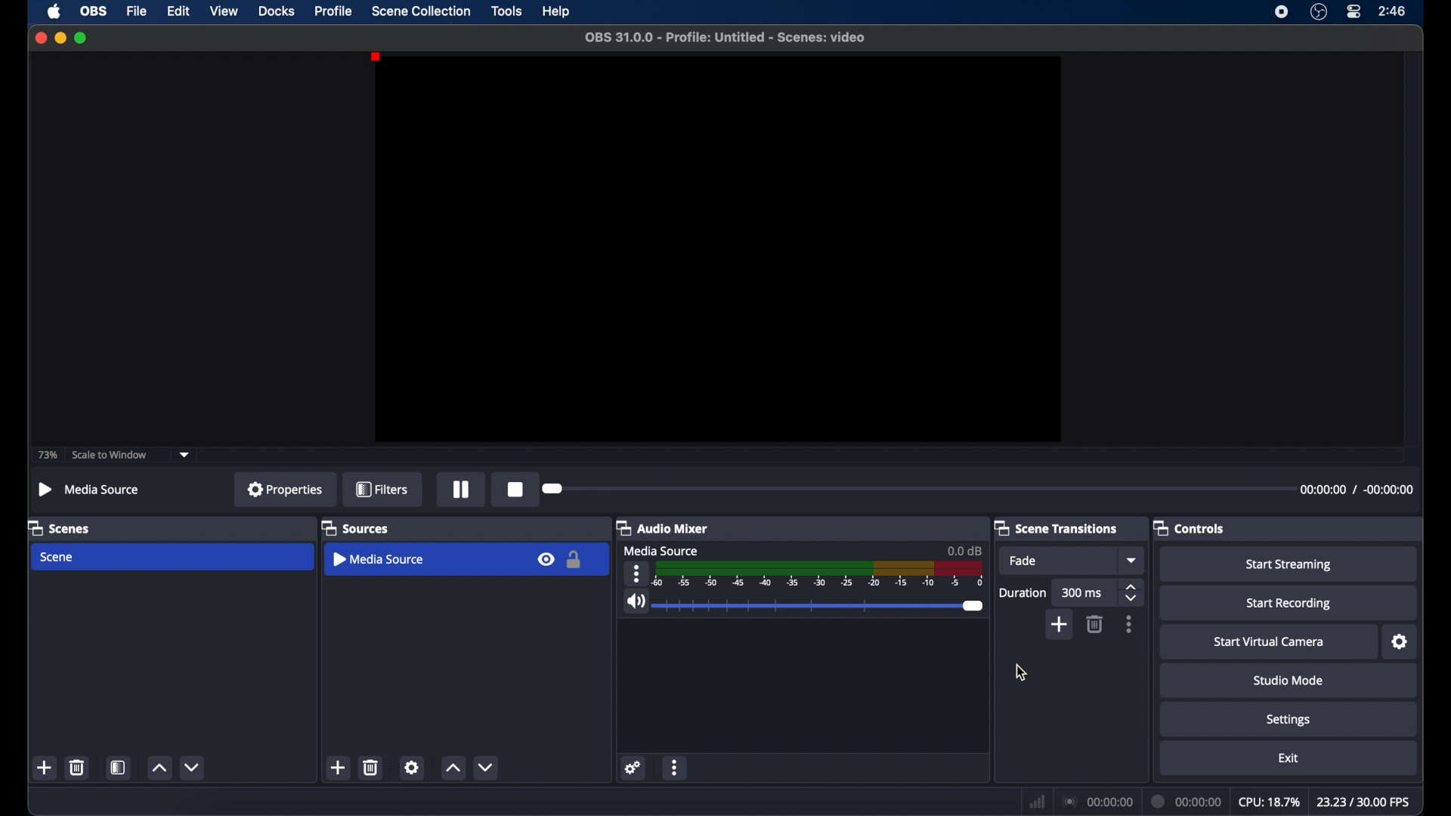 The image size is (1451, 816). I want to click on add, so click(45, 768).